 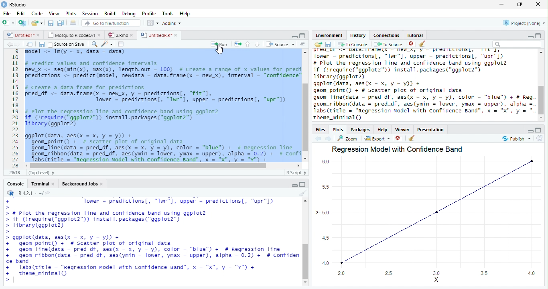 What do you see at coordinates (339, 129) in the screenshot?
I see `Plots` at bounding box center [339, 129].